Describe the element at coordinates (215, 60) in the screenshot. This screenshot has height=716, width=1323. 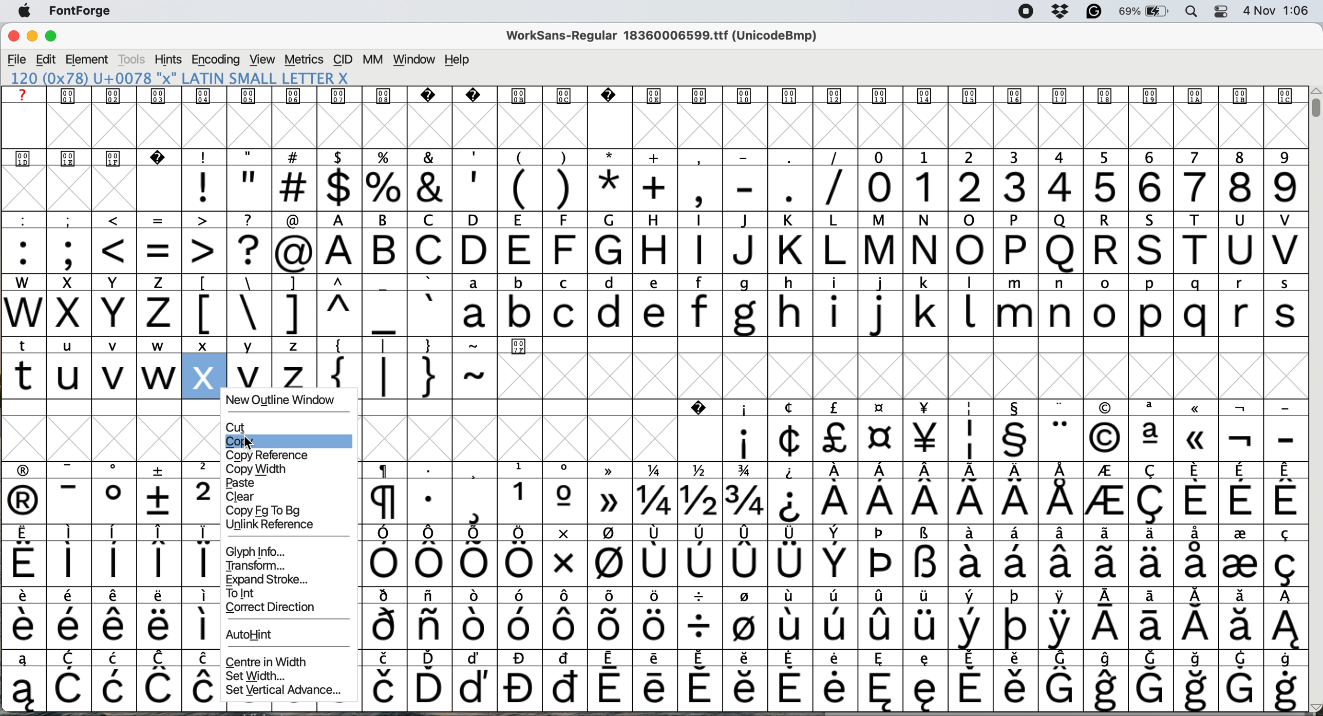
I see `encoding` at that location.